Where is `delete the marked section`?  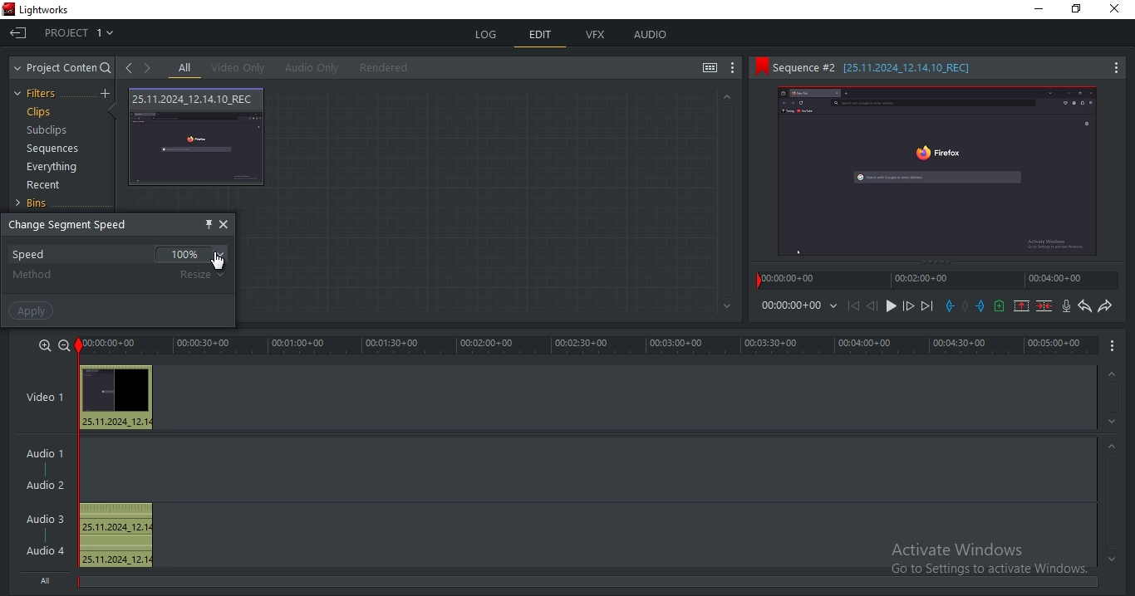
delete the marked section is located at coordinates (1044, 305).